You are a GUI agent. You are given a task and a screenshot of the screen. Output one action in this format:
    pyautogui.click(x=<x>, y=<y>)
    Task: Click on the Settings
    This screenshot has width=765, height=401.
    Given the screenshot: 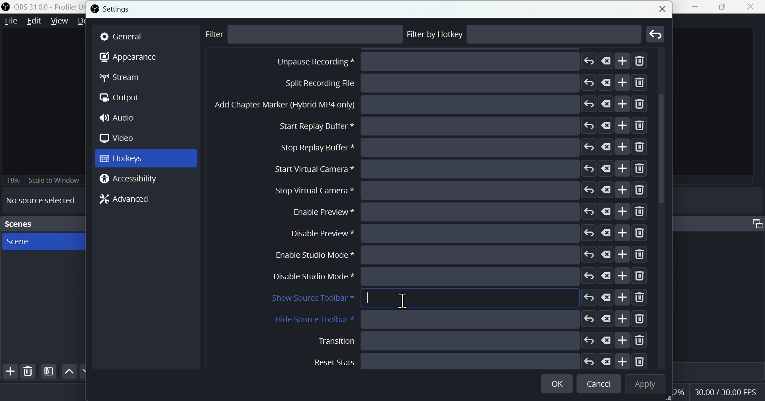 What is the action you would take?
    pyautogui.click(x=114, y=9)
    